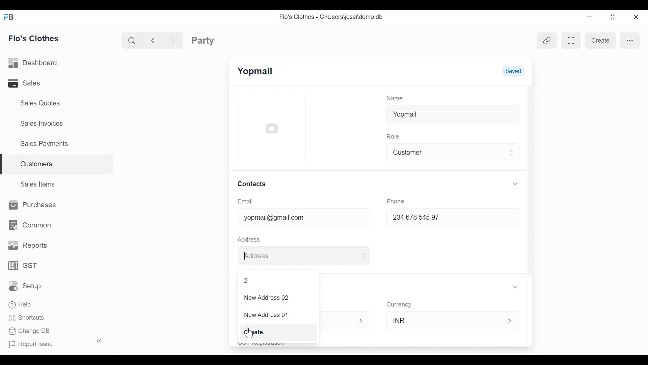  Describe the element at coordinates (298, 255) in the screenshot. I see `Address` at that location.